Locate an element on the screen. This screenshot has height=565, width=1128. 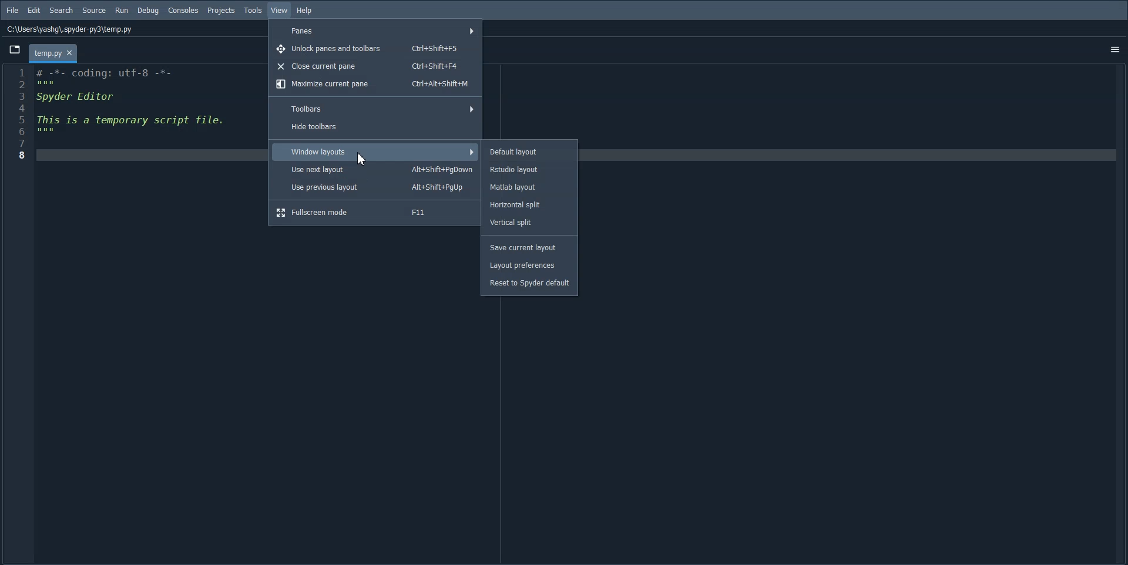
Use previous layout is located at coordinates (375, 187).